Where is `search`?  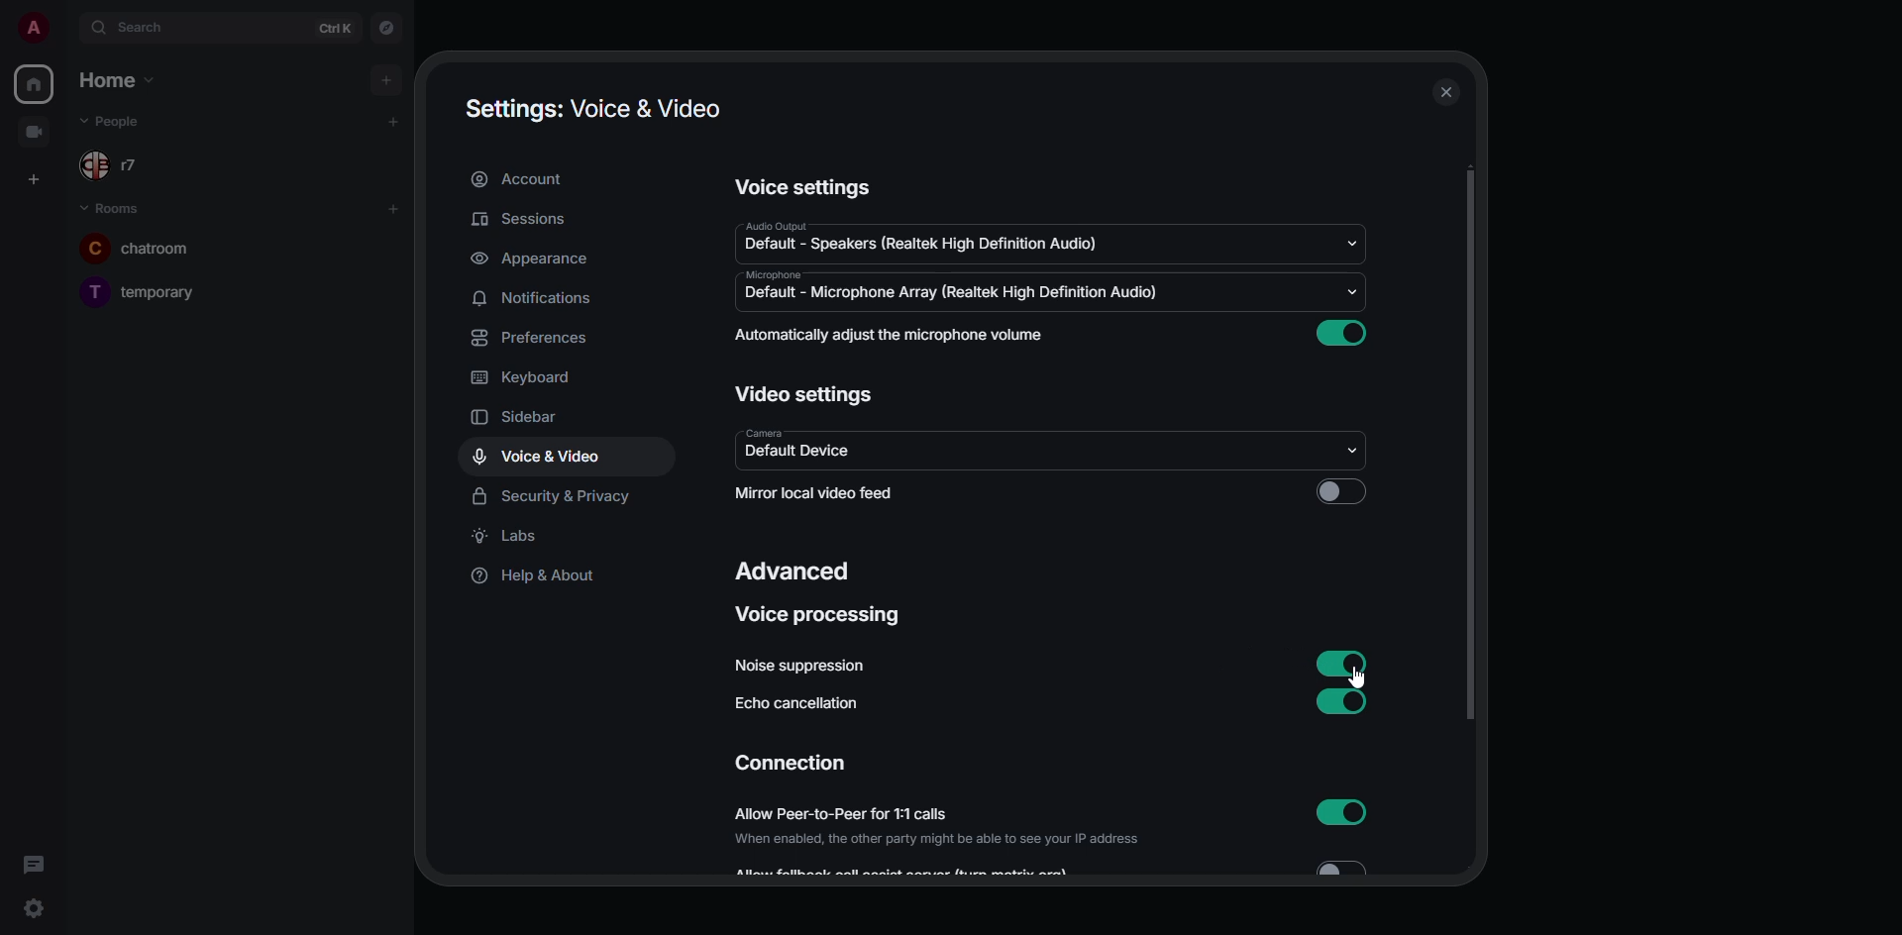 search is located at coordinates (146, 28).